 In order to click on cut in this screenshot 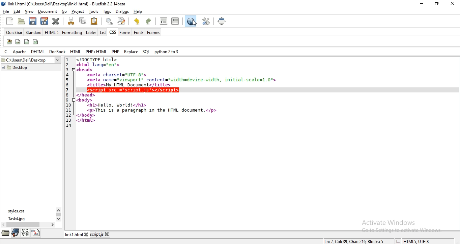, I will do `click(71, 21)`.